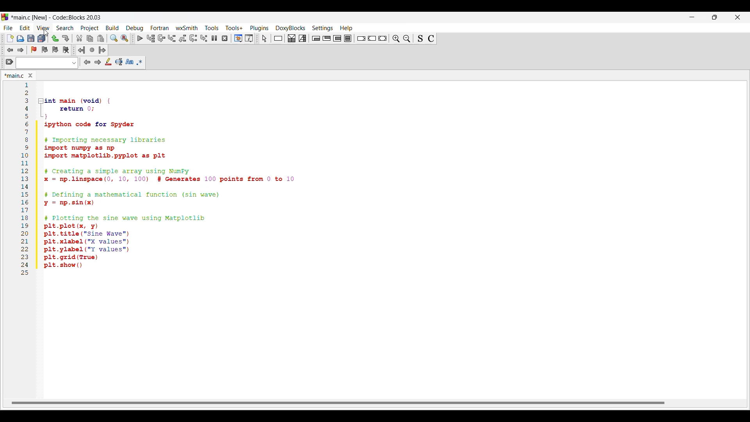 This screenshot has width=750, height=422. I want to click on Horizontal slide bar, so click(338, 403).